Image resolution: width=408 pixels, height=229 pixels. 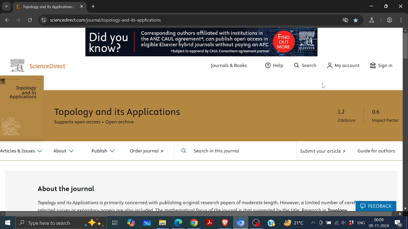 What do you see at coordinates (386, 7) in the screenshot?
I see `maximize` at bounding box center [386, 7].